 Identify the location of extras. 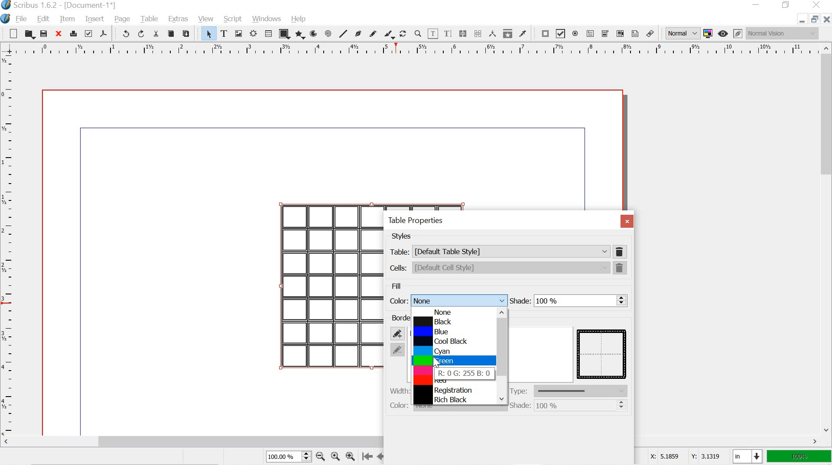
(176, 20).